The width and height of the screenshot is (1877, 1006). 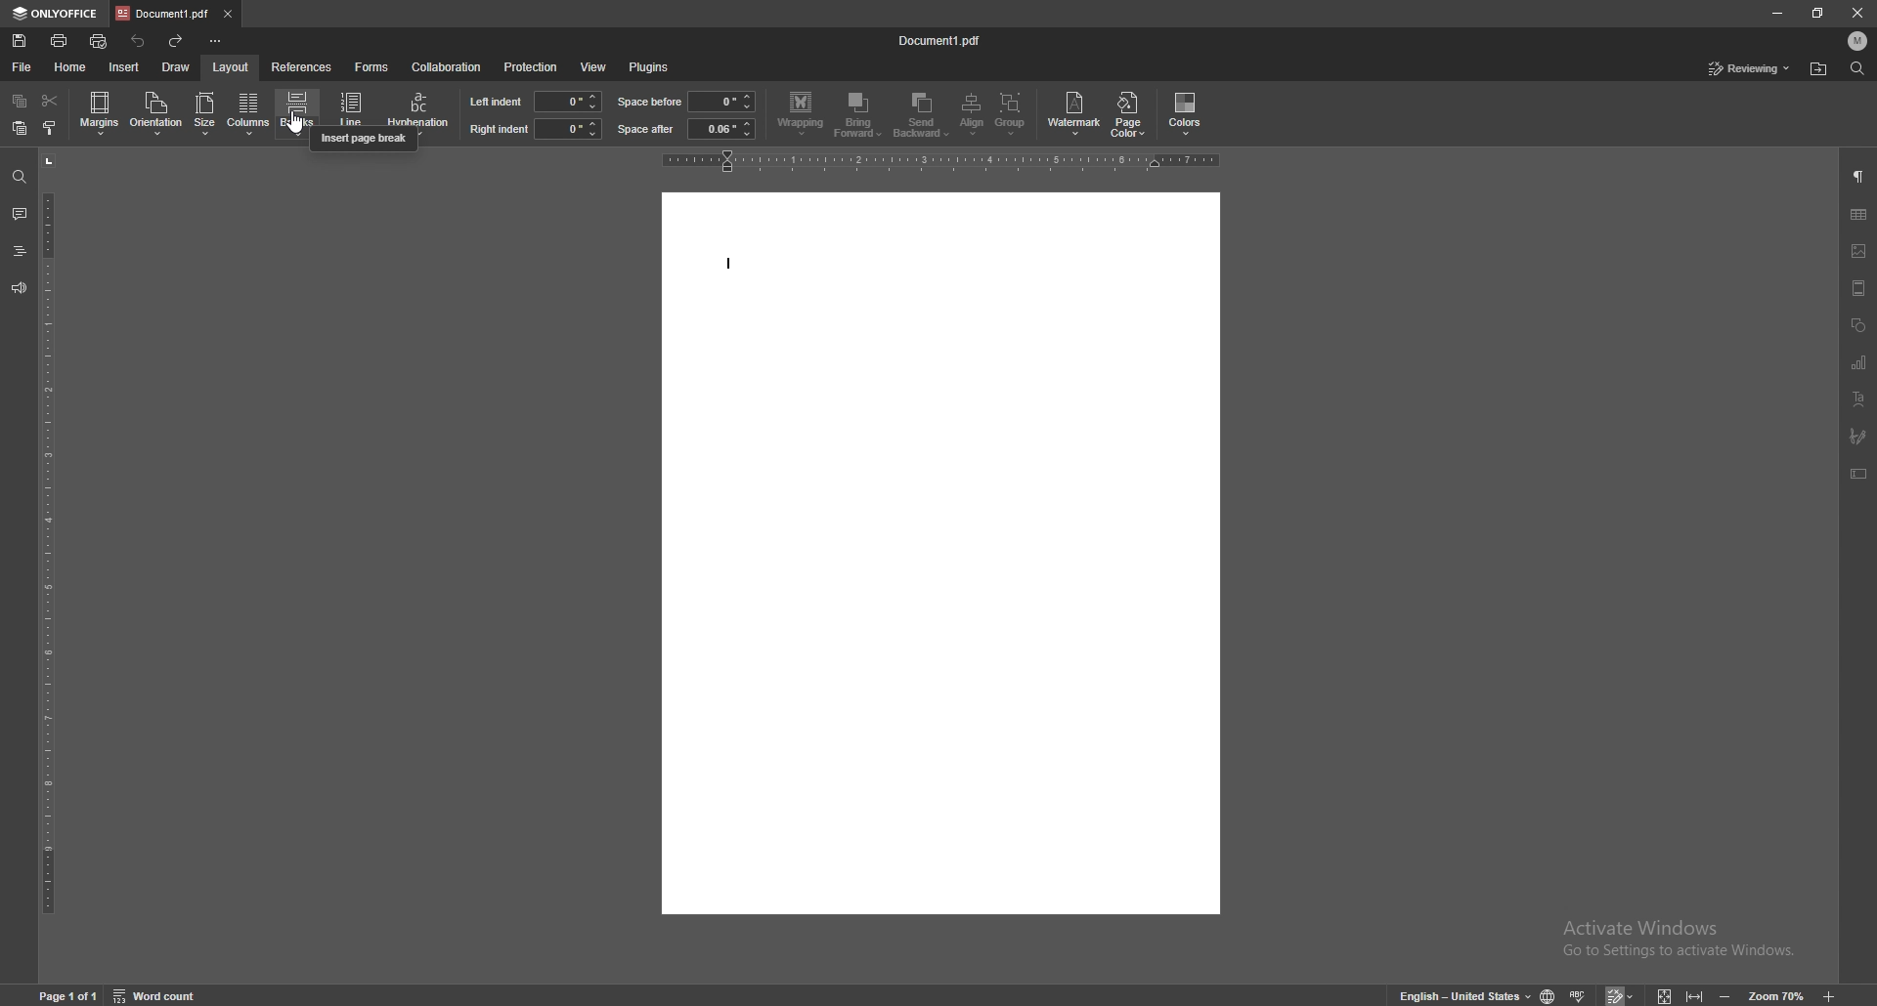 What do you see at coordinates (1551, 992) in the screenshot?
I see `change doc language` at bounding box center [1551, 992].